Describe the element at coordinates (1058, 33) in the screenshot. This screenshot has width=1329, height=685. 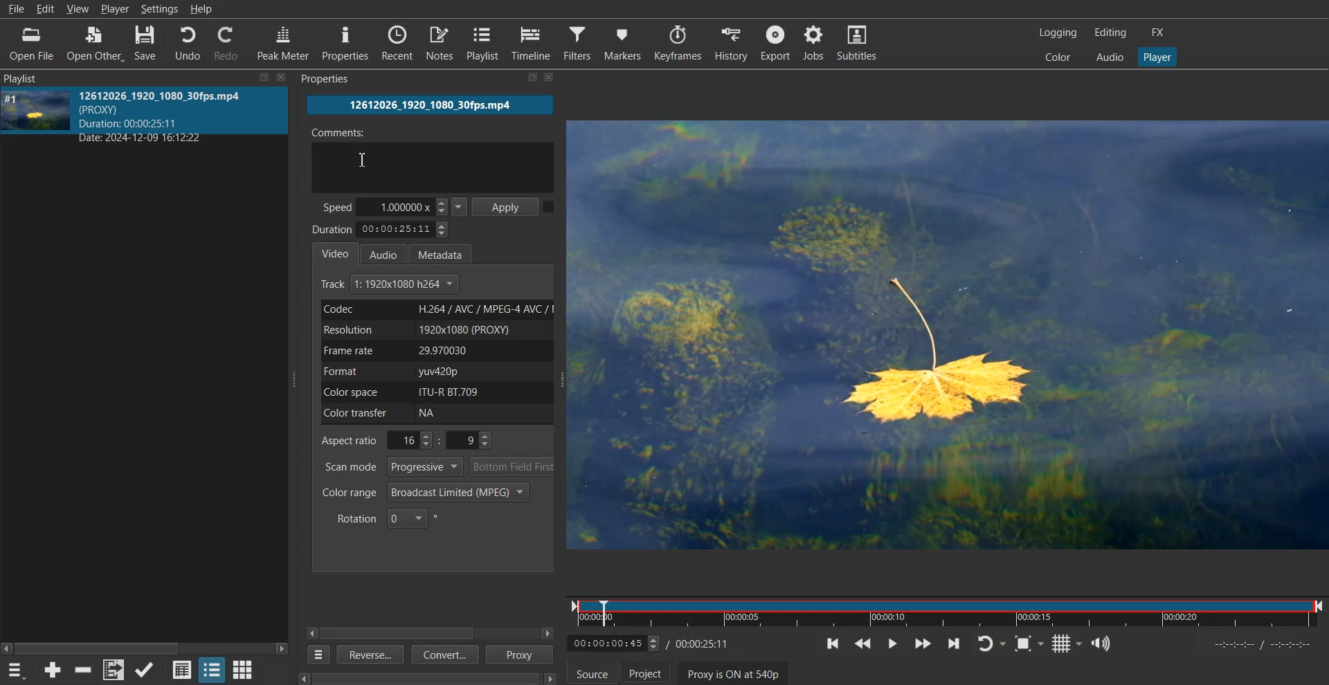
I see `Logging` at that location.